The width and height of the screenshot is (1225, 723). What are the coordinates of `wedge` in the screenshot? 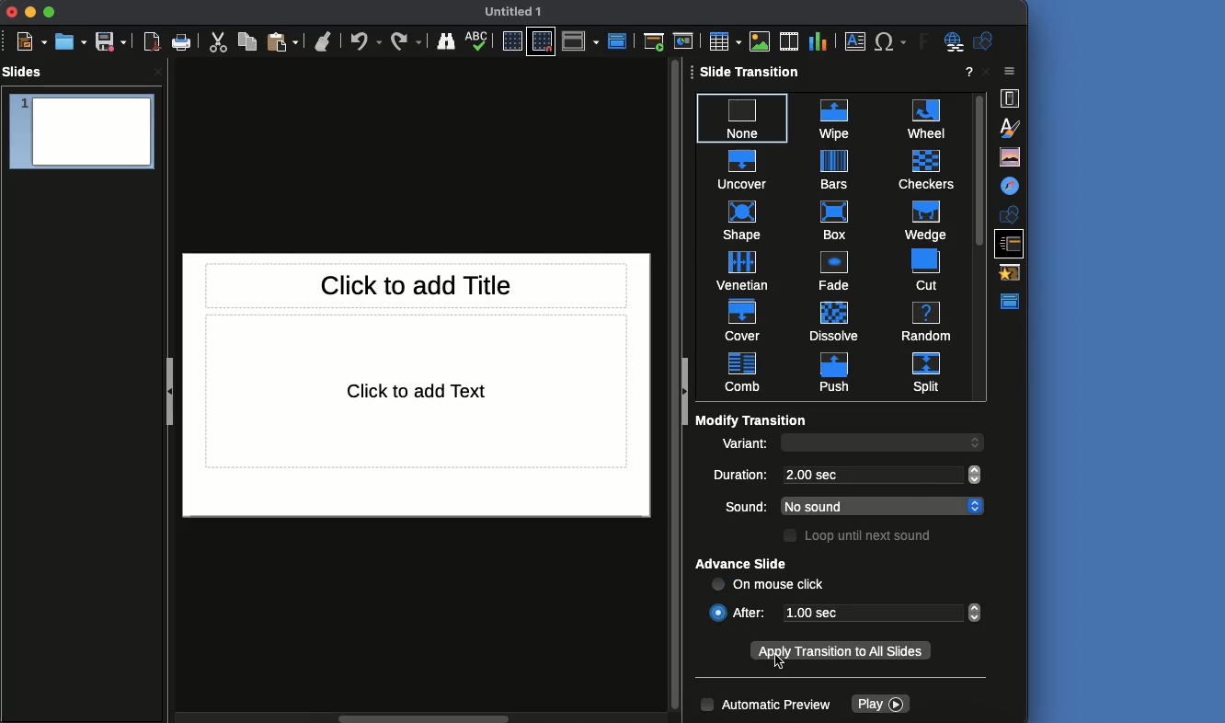 It's located at (922, 219).